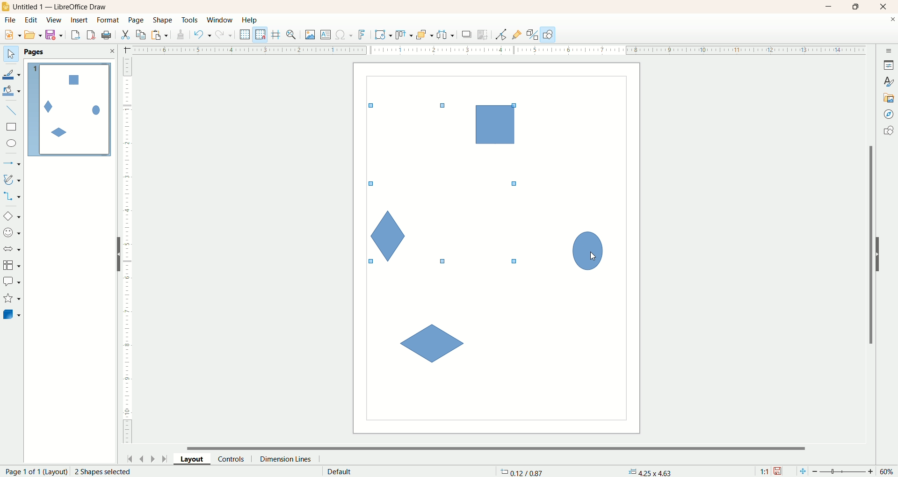 This screenshot has height=477, width=898. What do you see at coordinates (226, 34) in the screenshot?
I see `redo` at bounding box center [226, 34].